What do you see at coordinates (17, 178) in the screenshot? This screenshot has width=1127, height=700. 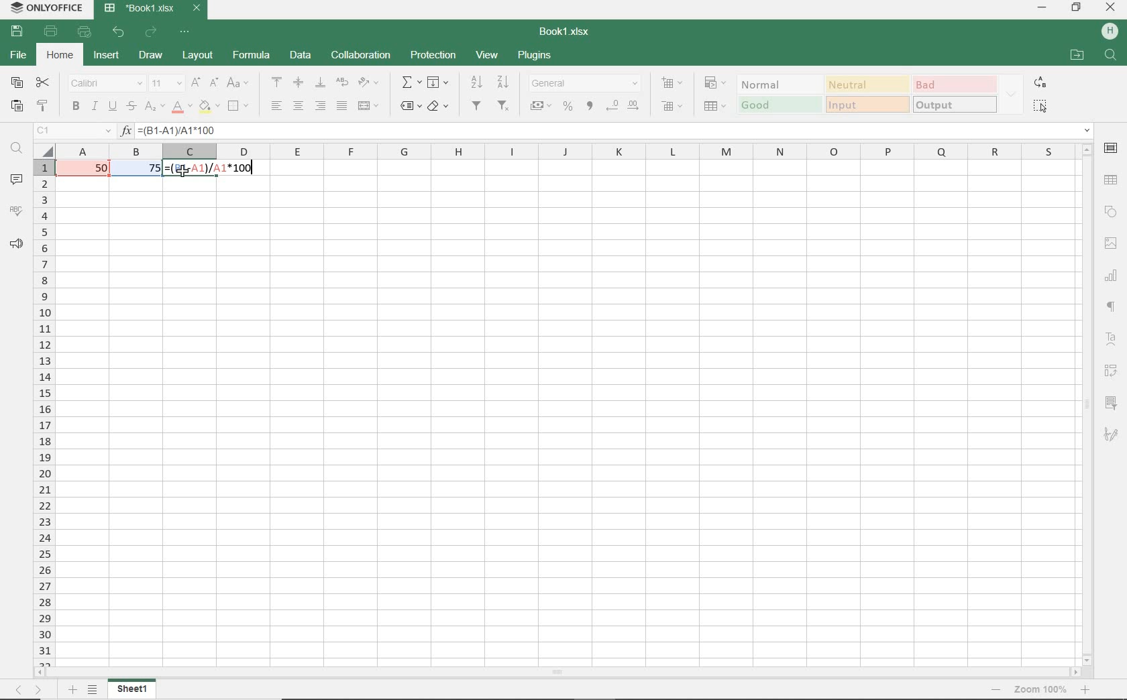 I see `comments` at bounding box center [17, 178].